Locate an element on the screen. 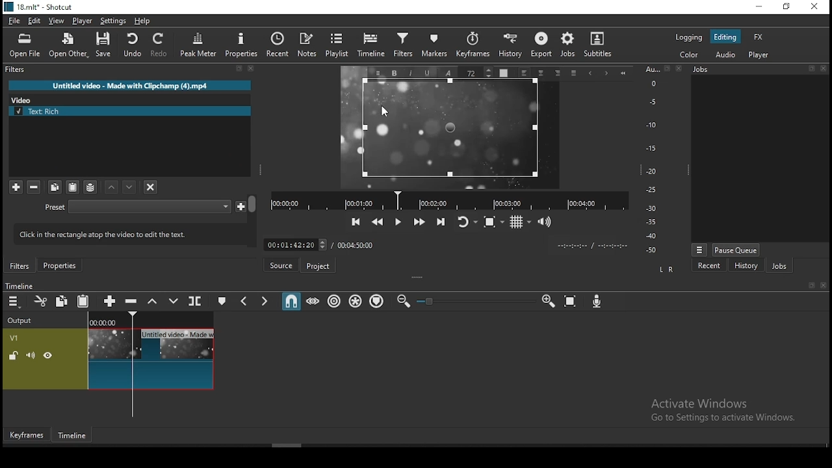 This screenshot has width=832, height=468. previous marker is located at coordinates (246, 300).